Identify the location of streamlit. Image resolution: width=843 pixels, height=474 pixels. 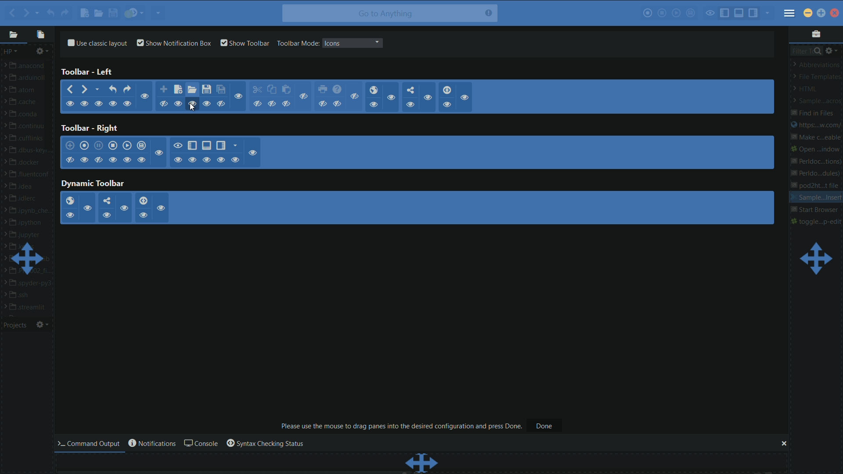
(30, 307).